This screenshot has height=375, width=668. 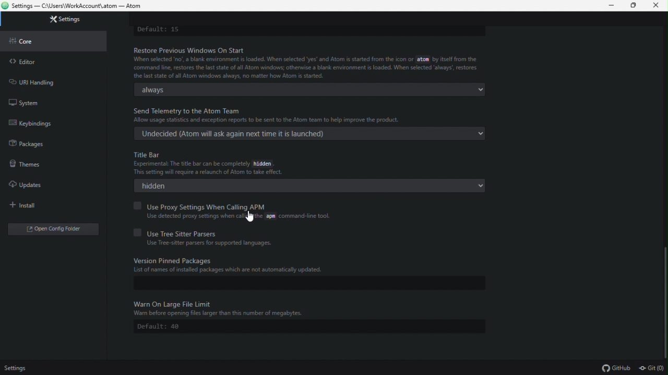 I want to click on open config editor, so click(x=53, y=230).